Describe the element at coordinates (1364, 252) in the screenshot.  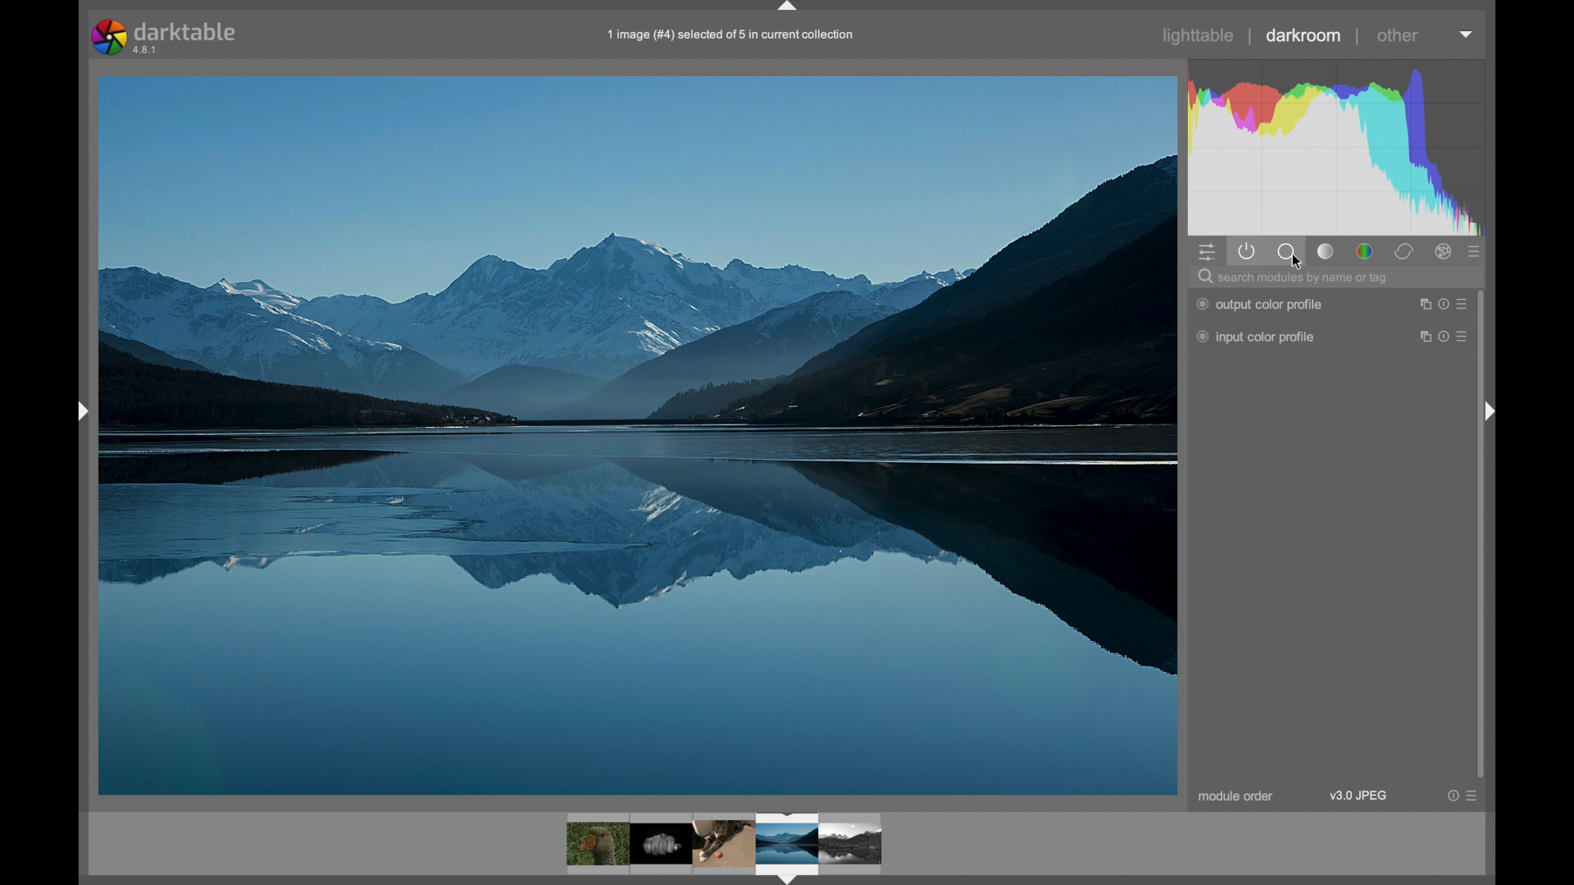
I see `color` at that location.